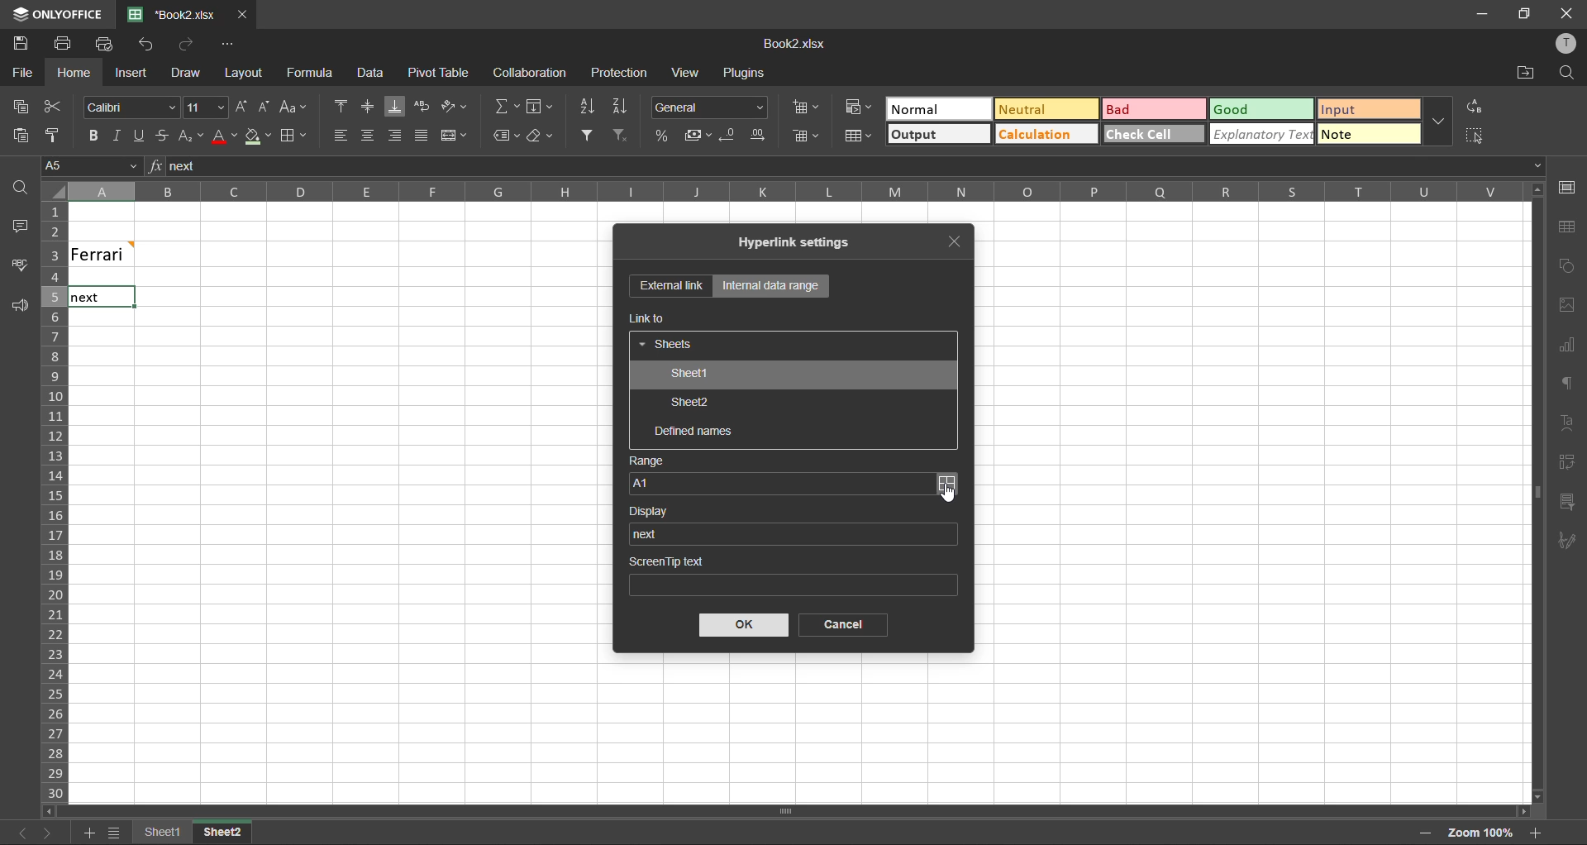 The width and height of the screenshot is (1587, 845). I want to click on sort descending, so click(620, 108).